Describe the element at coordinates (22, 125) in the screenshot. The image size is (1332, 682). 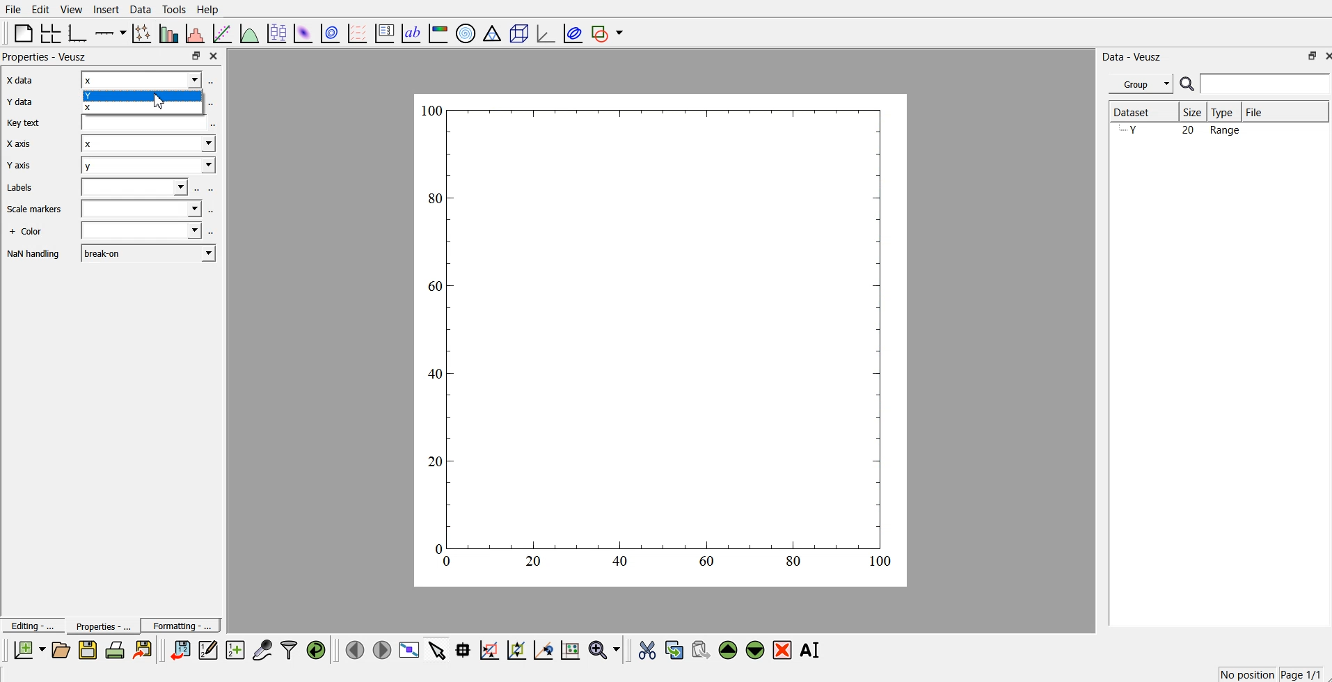
I see `| Key text` at that location.